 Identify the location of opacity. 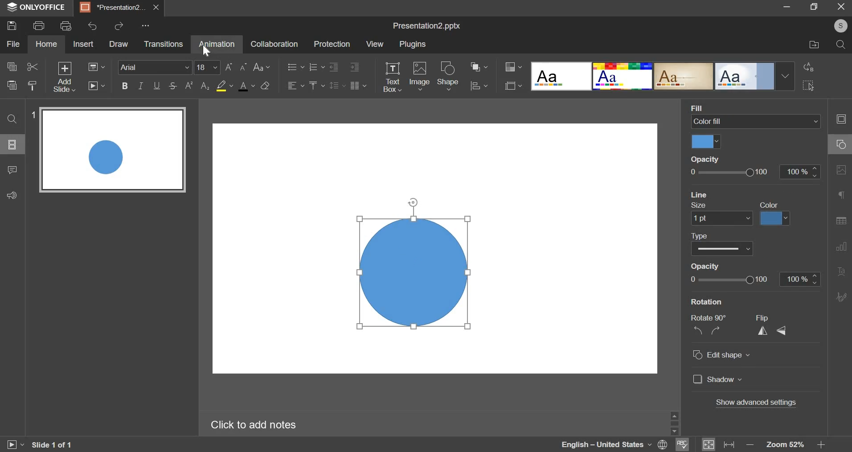
(755, 279).